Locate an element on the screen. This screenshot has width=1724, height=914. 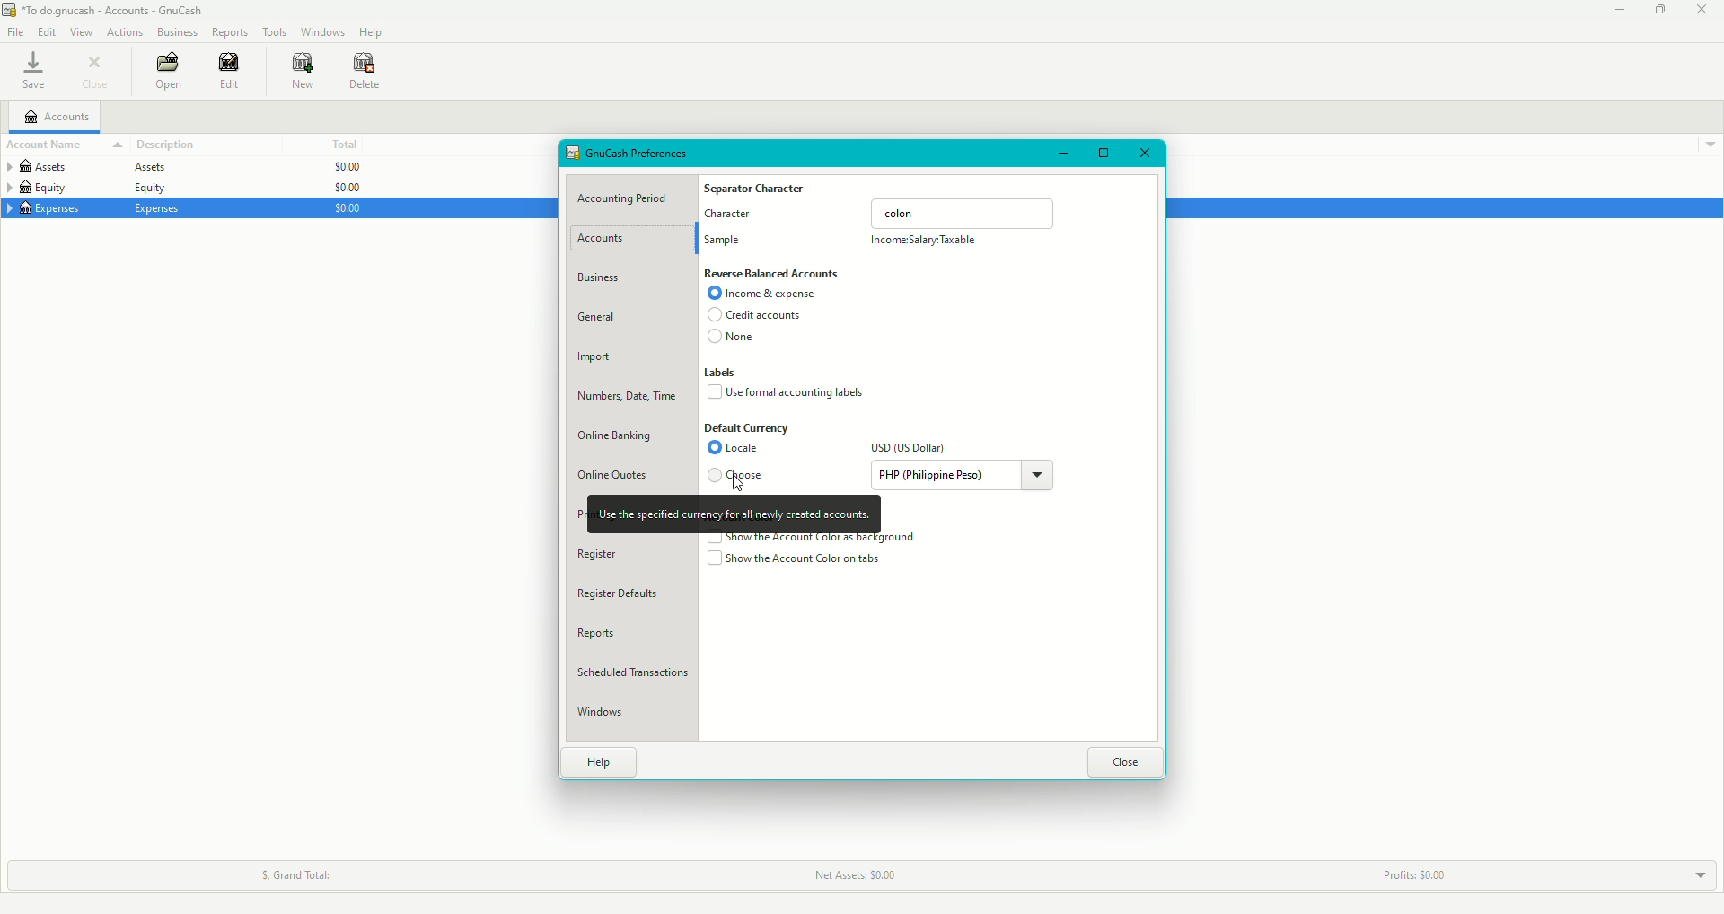
File is located at coordinates (14, 31).